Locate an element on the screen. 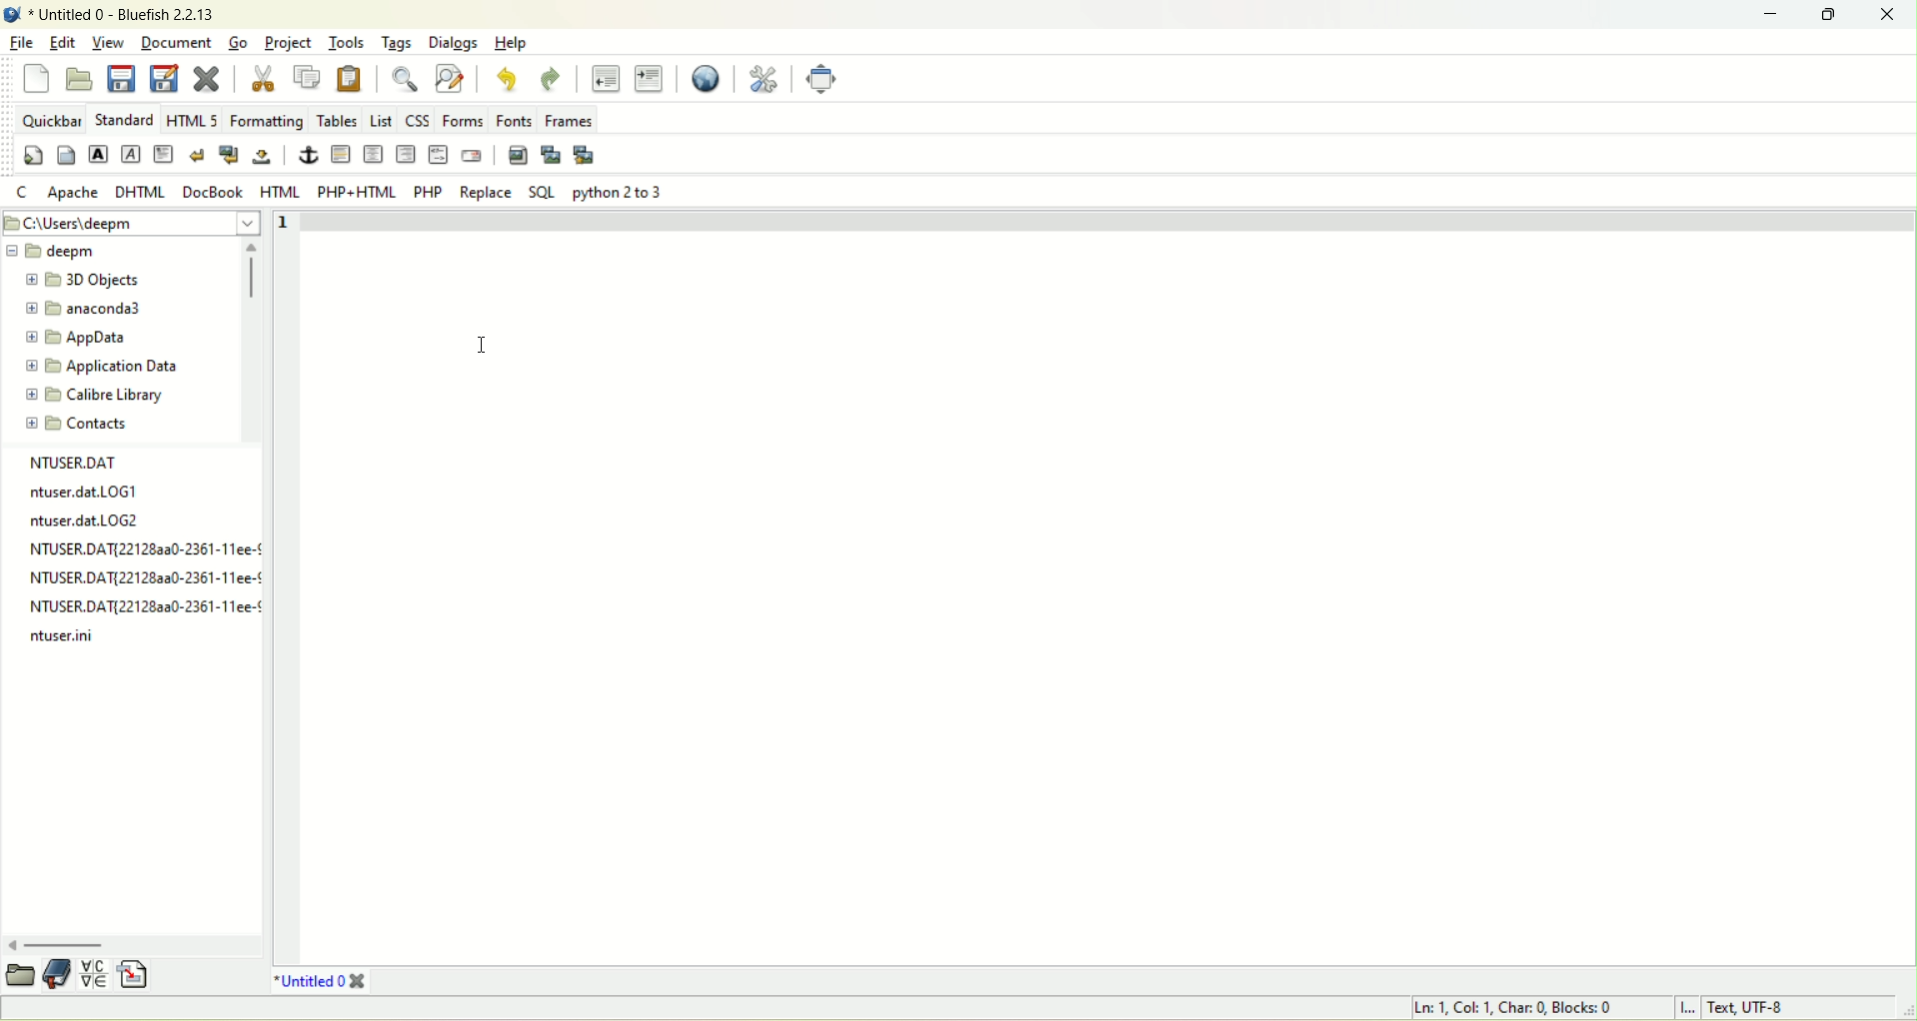 This screenshot has width=1917, height=1021. non breaking space is located at coordinates (261, 154).